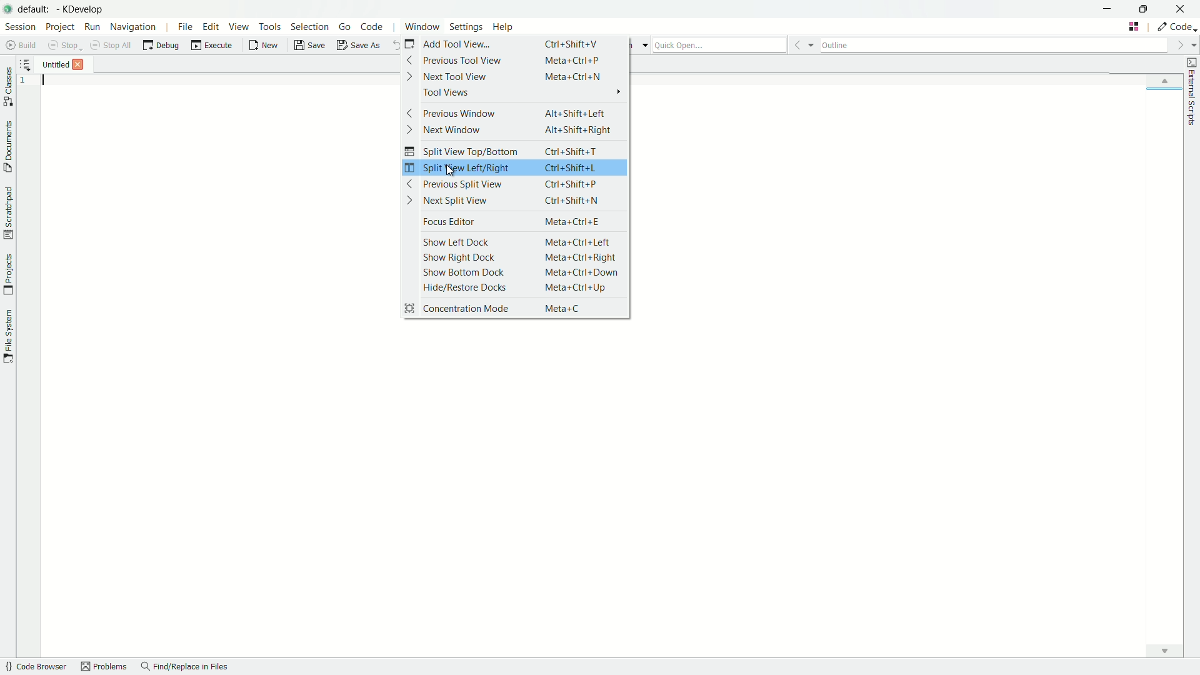  What do you see at coordinates (11, 144) in the screenshot?
I see `toggle documents` at bounding box center [11, 144].